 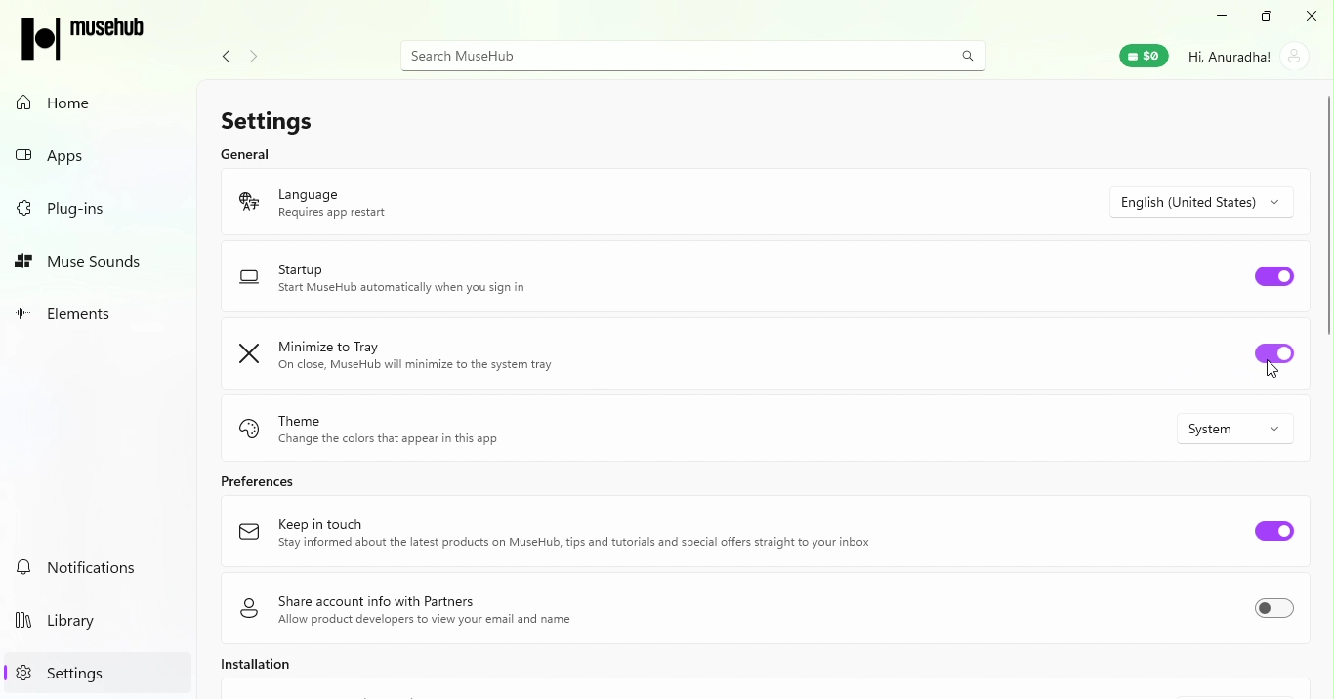 I want to click on Language, so click(x=395, y=208).